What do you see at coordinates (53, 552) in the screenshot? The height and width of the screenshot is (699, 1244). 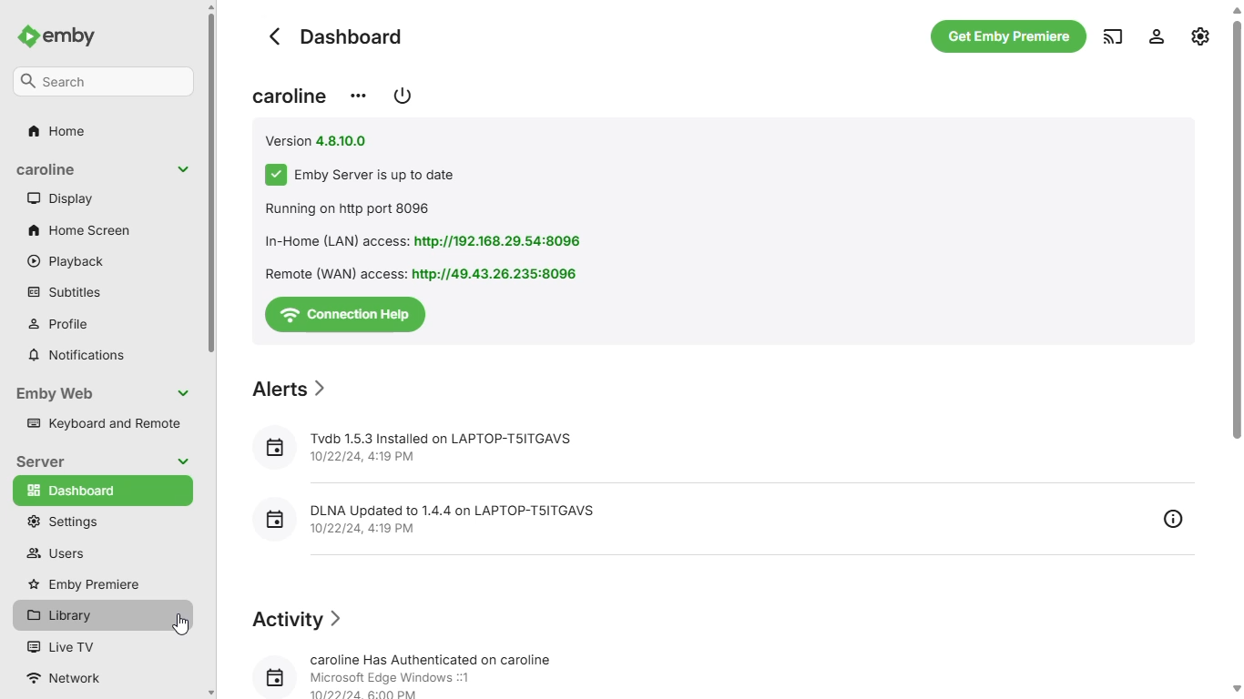 I see `users` at bounding box center [53, 552].